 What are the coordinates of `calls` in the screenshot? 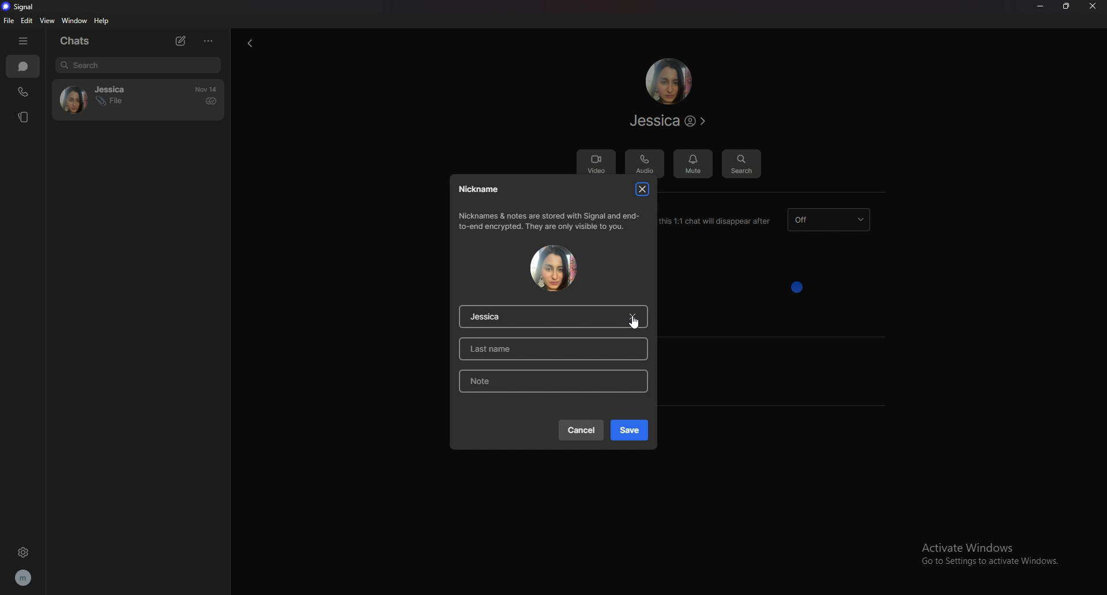 It's located at (25, 90).